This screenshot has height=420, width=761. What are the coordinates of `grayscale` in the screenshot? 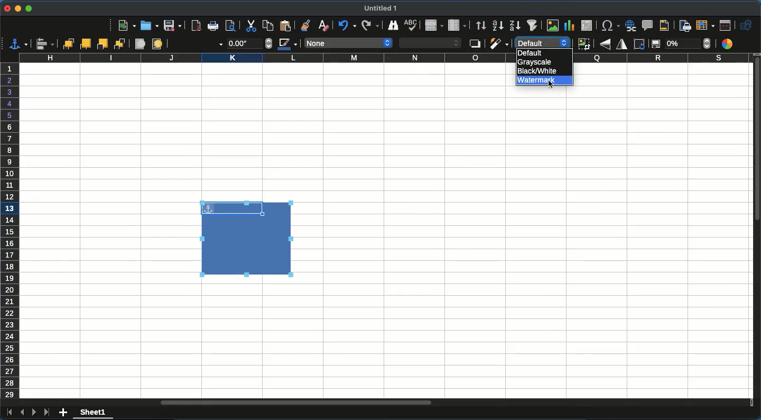 It's located at (537, 61).